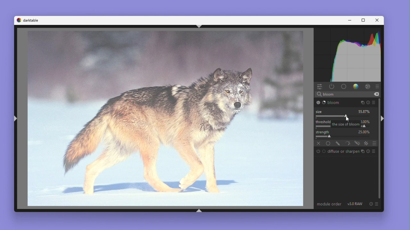 Image resolution: width=410 pixels, height=230 pixels. I want to click on 25.00%, so click(365, 132).